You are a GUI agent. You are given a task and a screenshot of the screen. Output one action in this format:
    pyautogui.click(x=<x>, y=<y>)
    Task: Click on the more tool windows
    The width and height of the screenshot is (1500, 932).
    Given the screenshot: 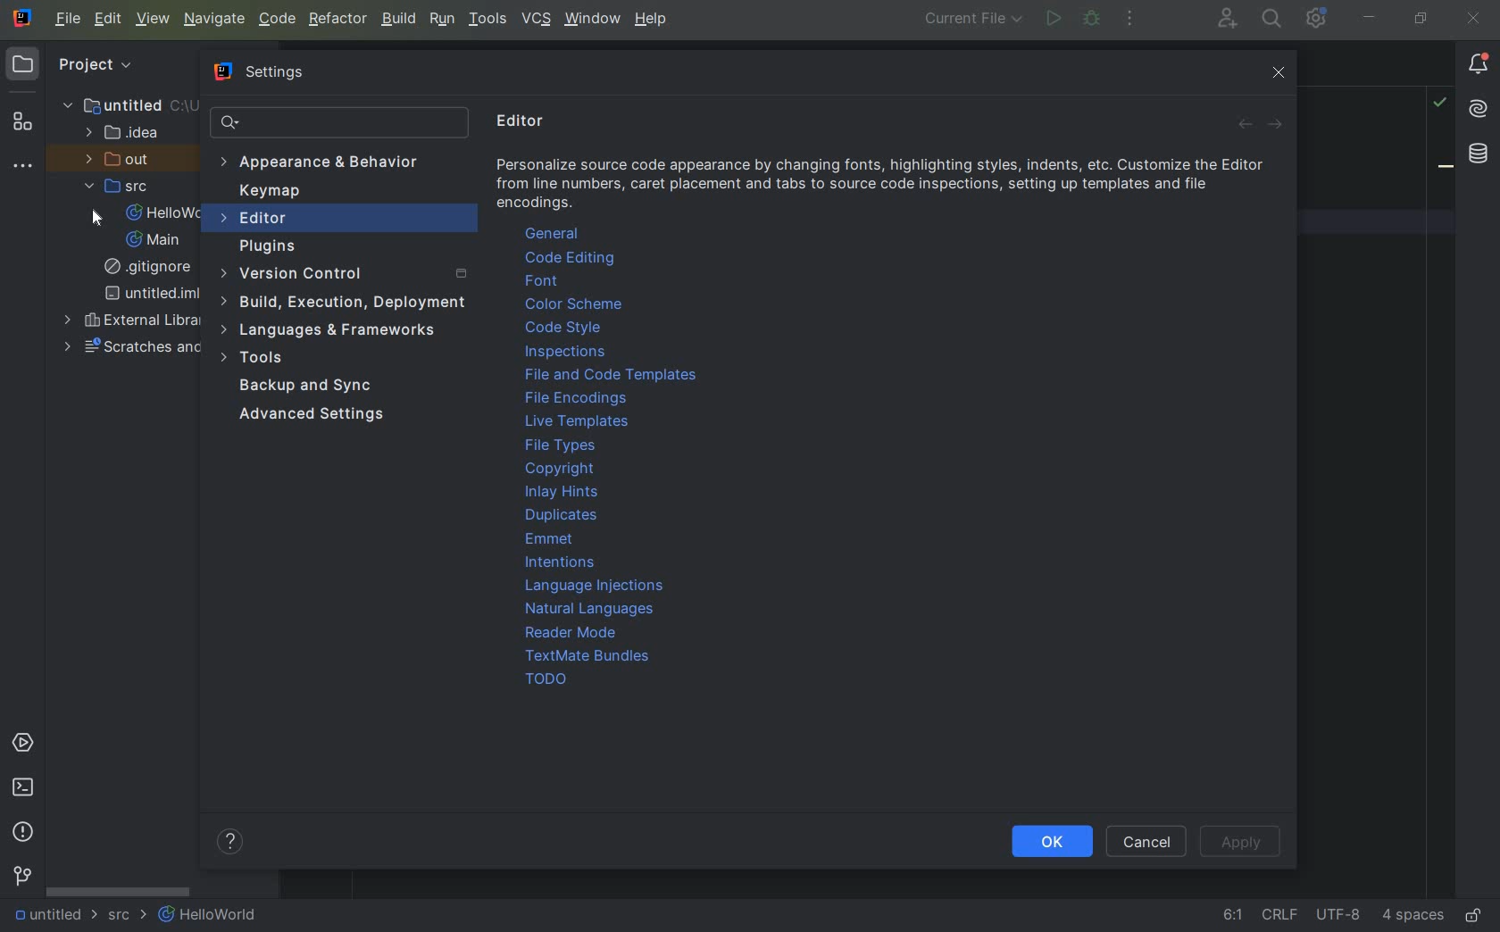 What is the action you would take?
    pyautogui.click(x=23, y=166)
    